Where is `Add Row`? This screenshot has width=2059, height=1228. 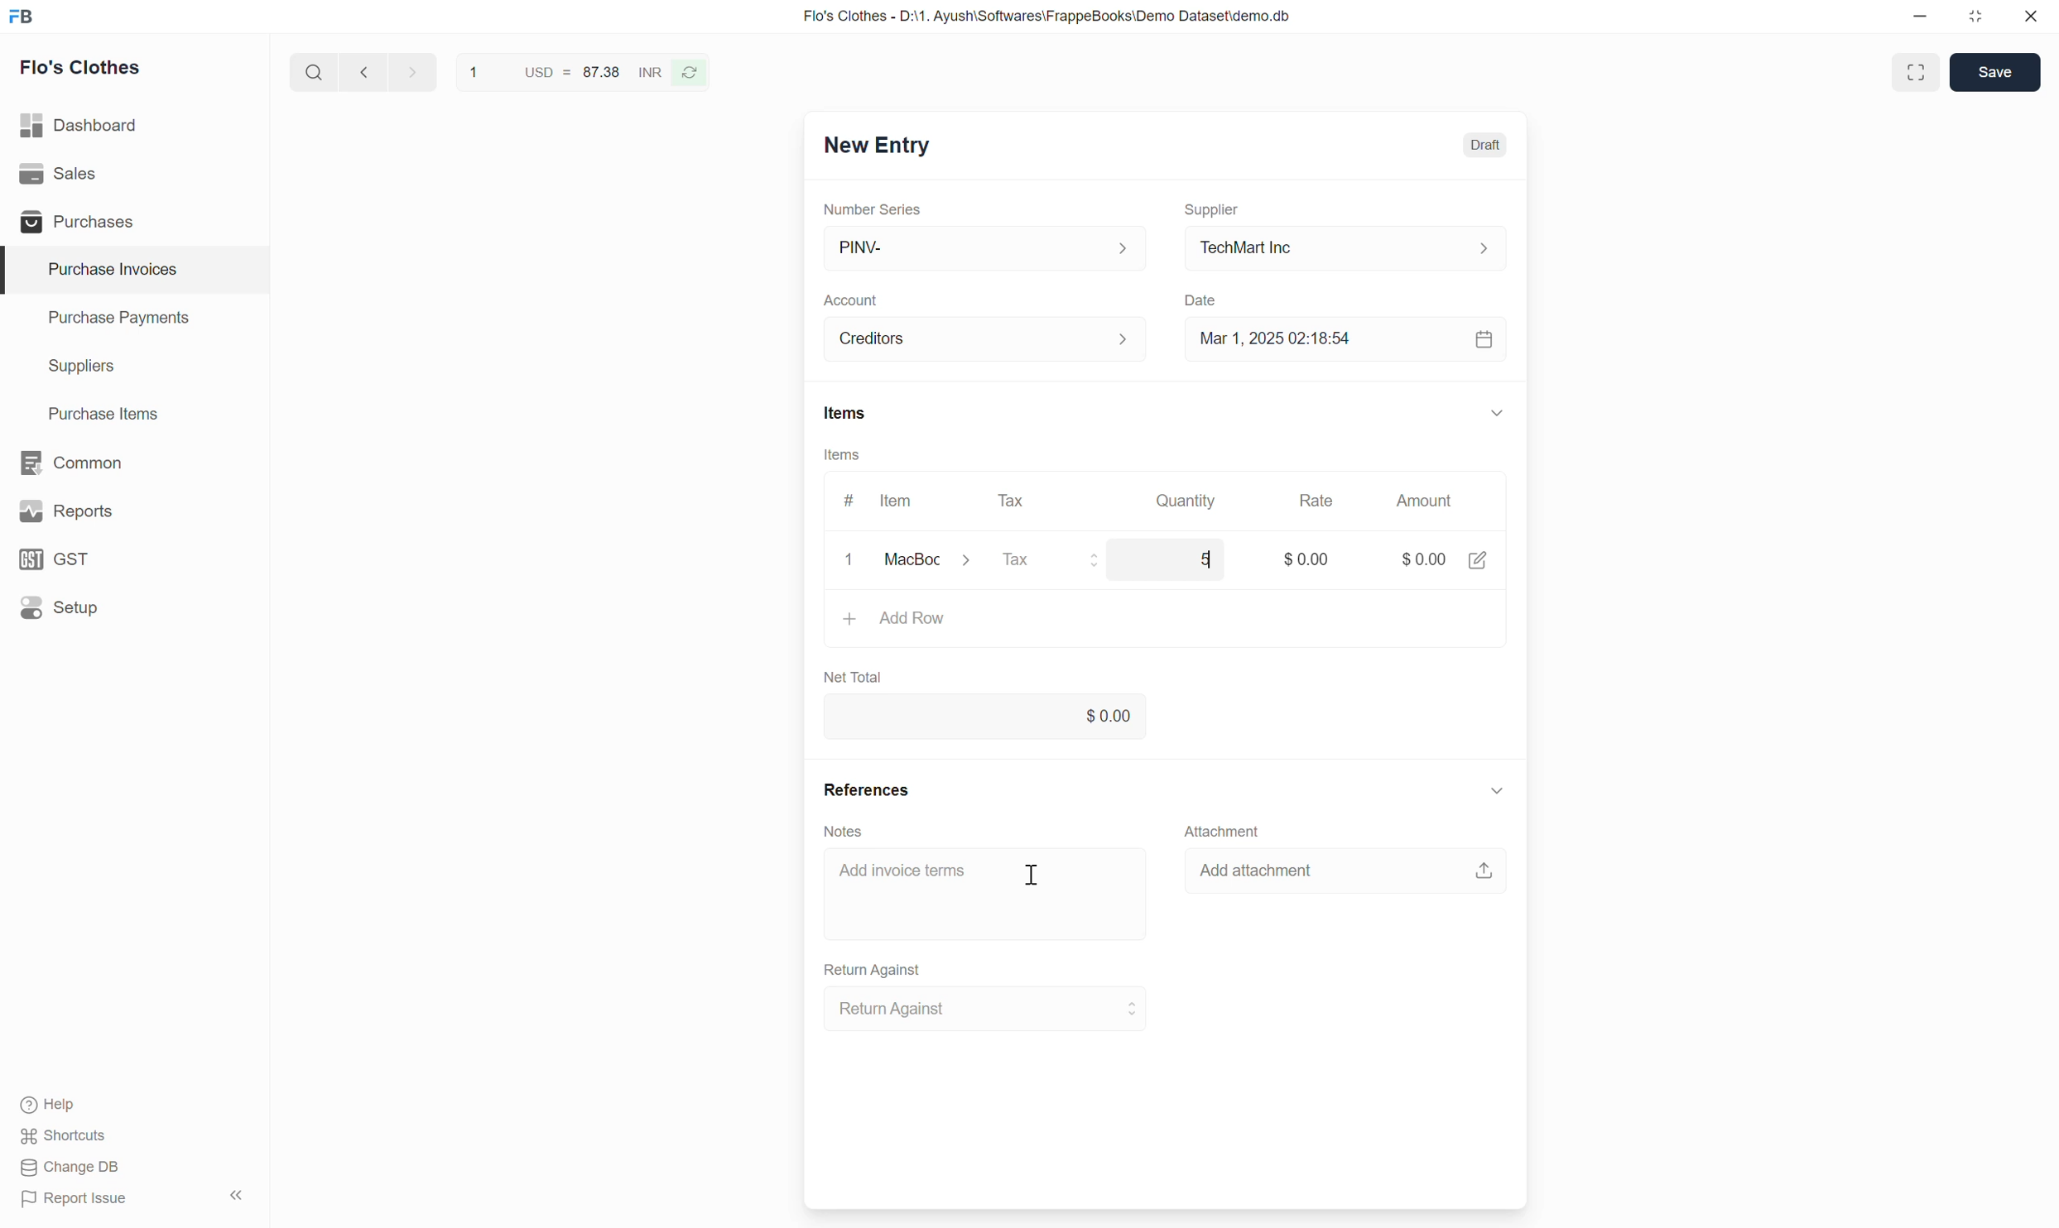 Add Row is located at coordinates (1167, 625).